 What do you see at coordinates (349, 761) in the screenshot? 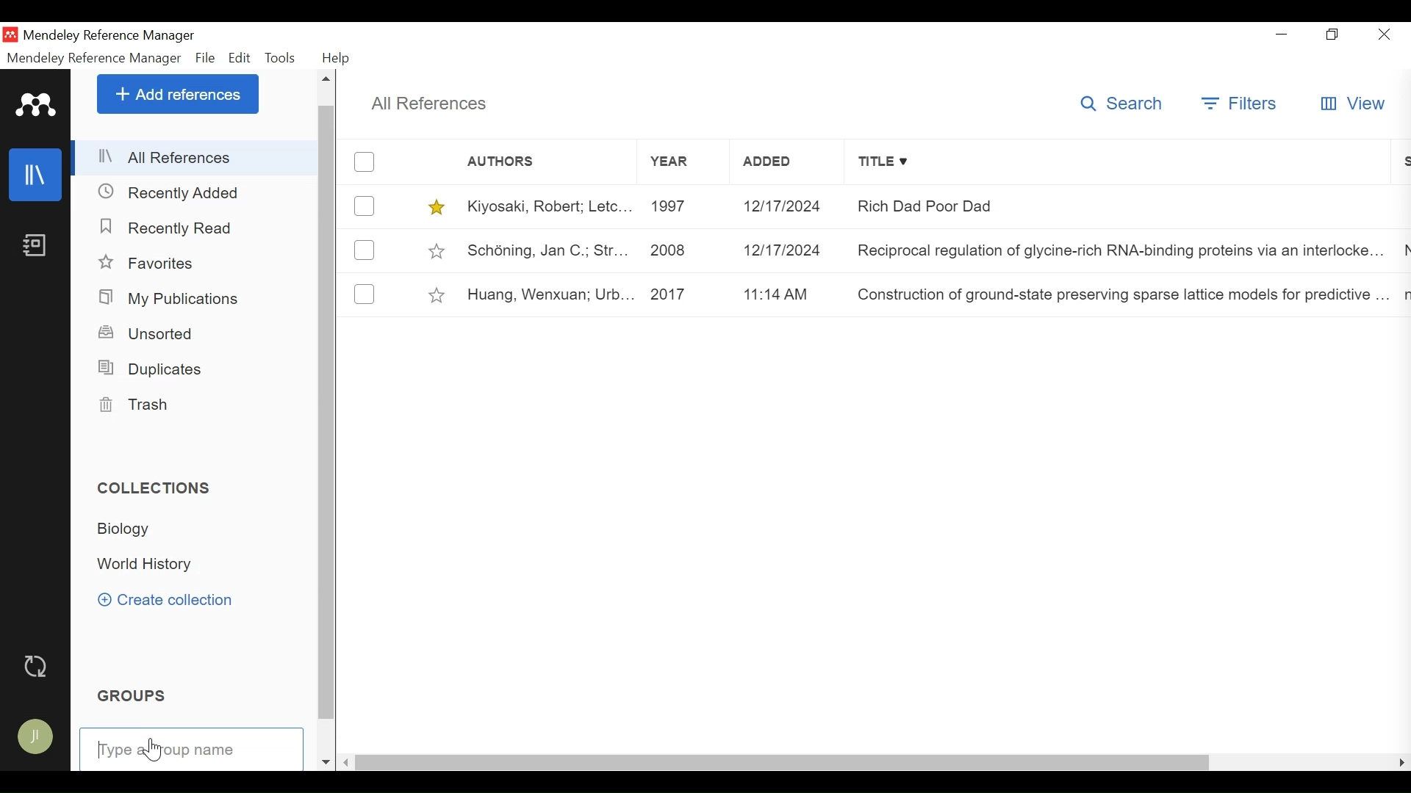
I see `Scroll Left` at bounding box center [349, 761].